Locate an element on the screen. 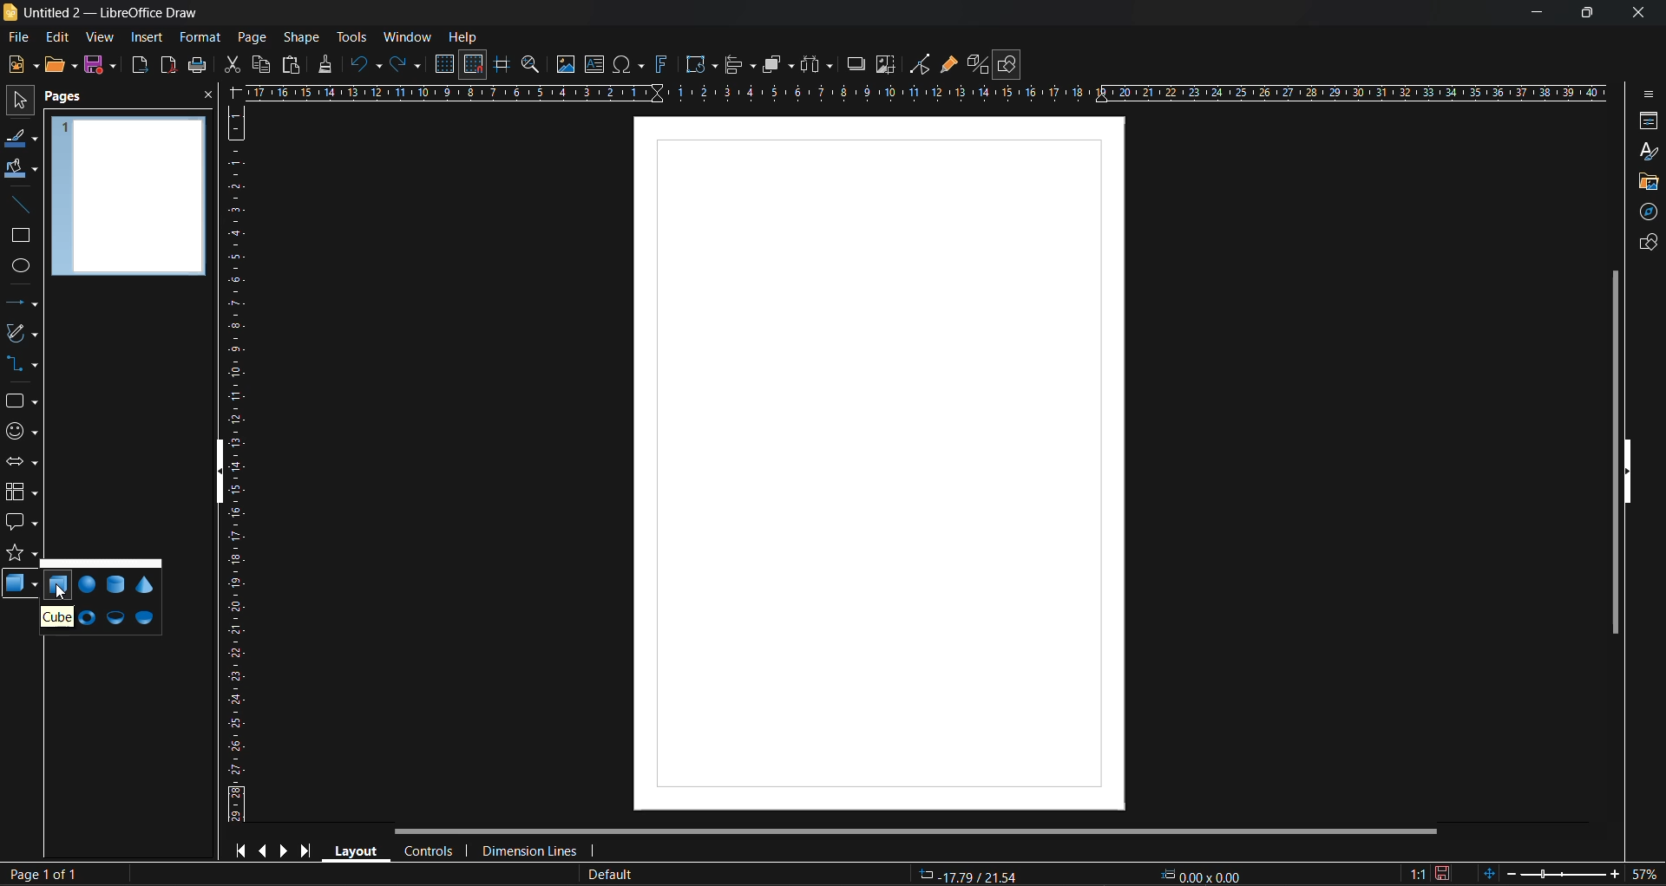  view is located at coordinates (102, 38).